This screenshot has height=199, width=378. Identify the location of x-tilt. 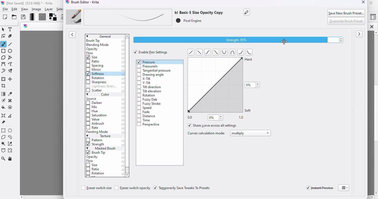
(144, 79).